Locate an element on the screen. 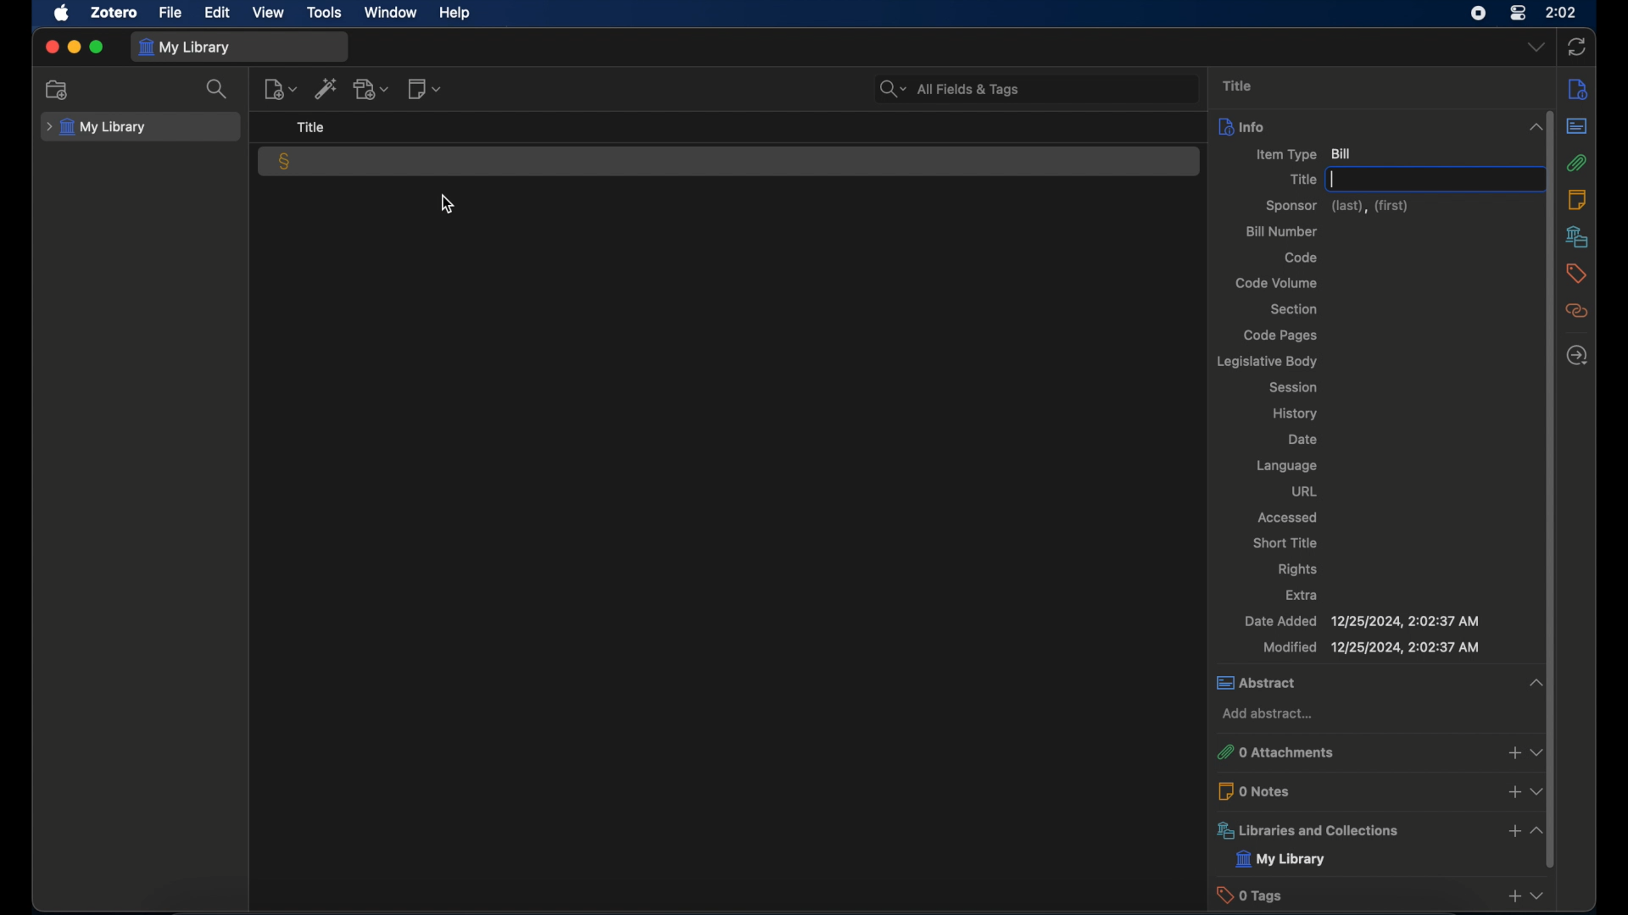 The image size is (1628, 915). sync is located at coordinates (1578, 47).